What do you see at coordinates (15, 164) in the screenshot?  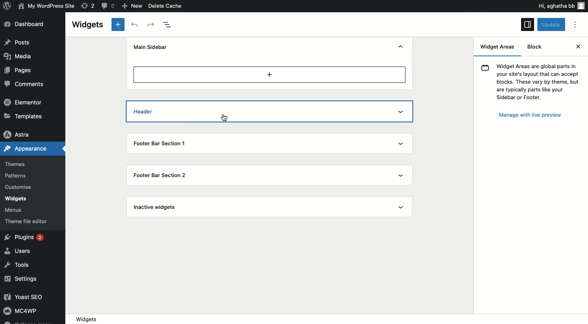 I see `Themes` at bounding box center [15, 164].